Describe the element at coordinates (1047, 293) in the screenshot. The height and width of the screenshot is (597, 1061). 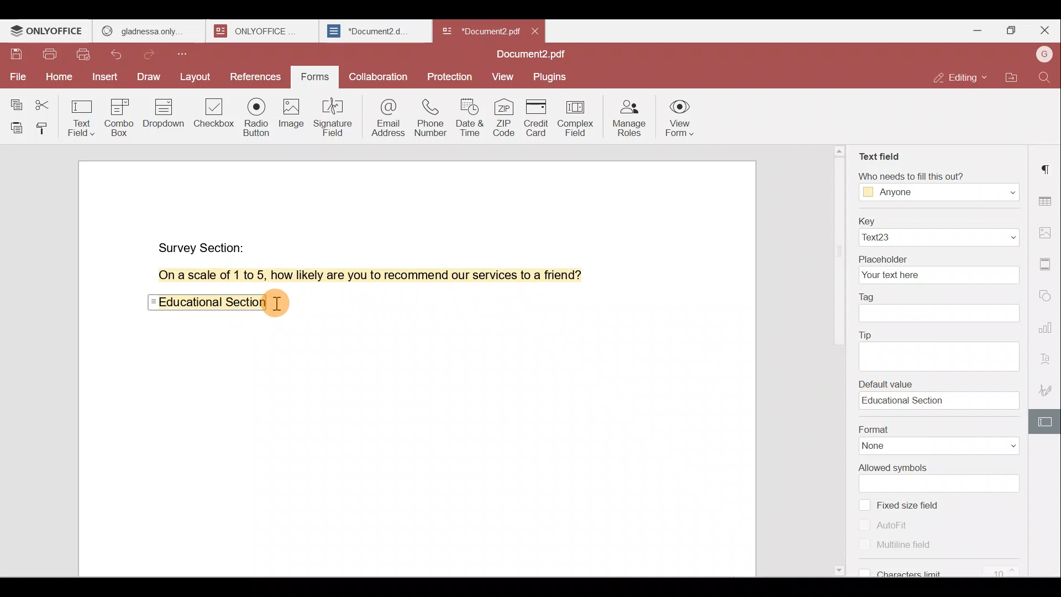
I see `Shapes settings` at that location.